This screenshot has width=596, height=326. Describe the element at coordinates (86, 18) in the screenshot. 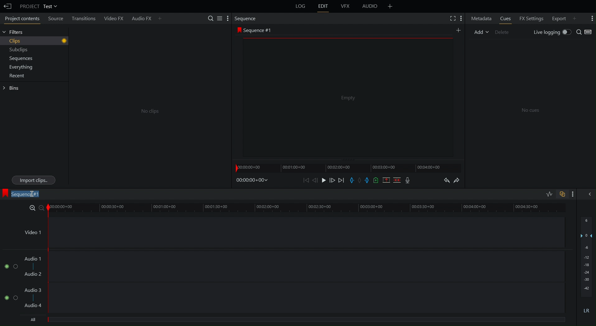

I see `Transitions` at that location.